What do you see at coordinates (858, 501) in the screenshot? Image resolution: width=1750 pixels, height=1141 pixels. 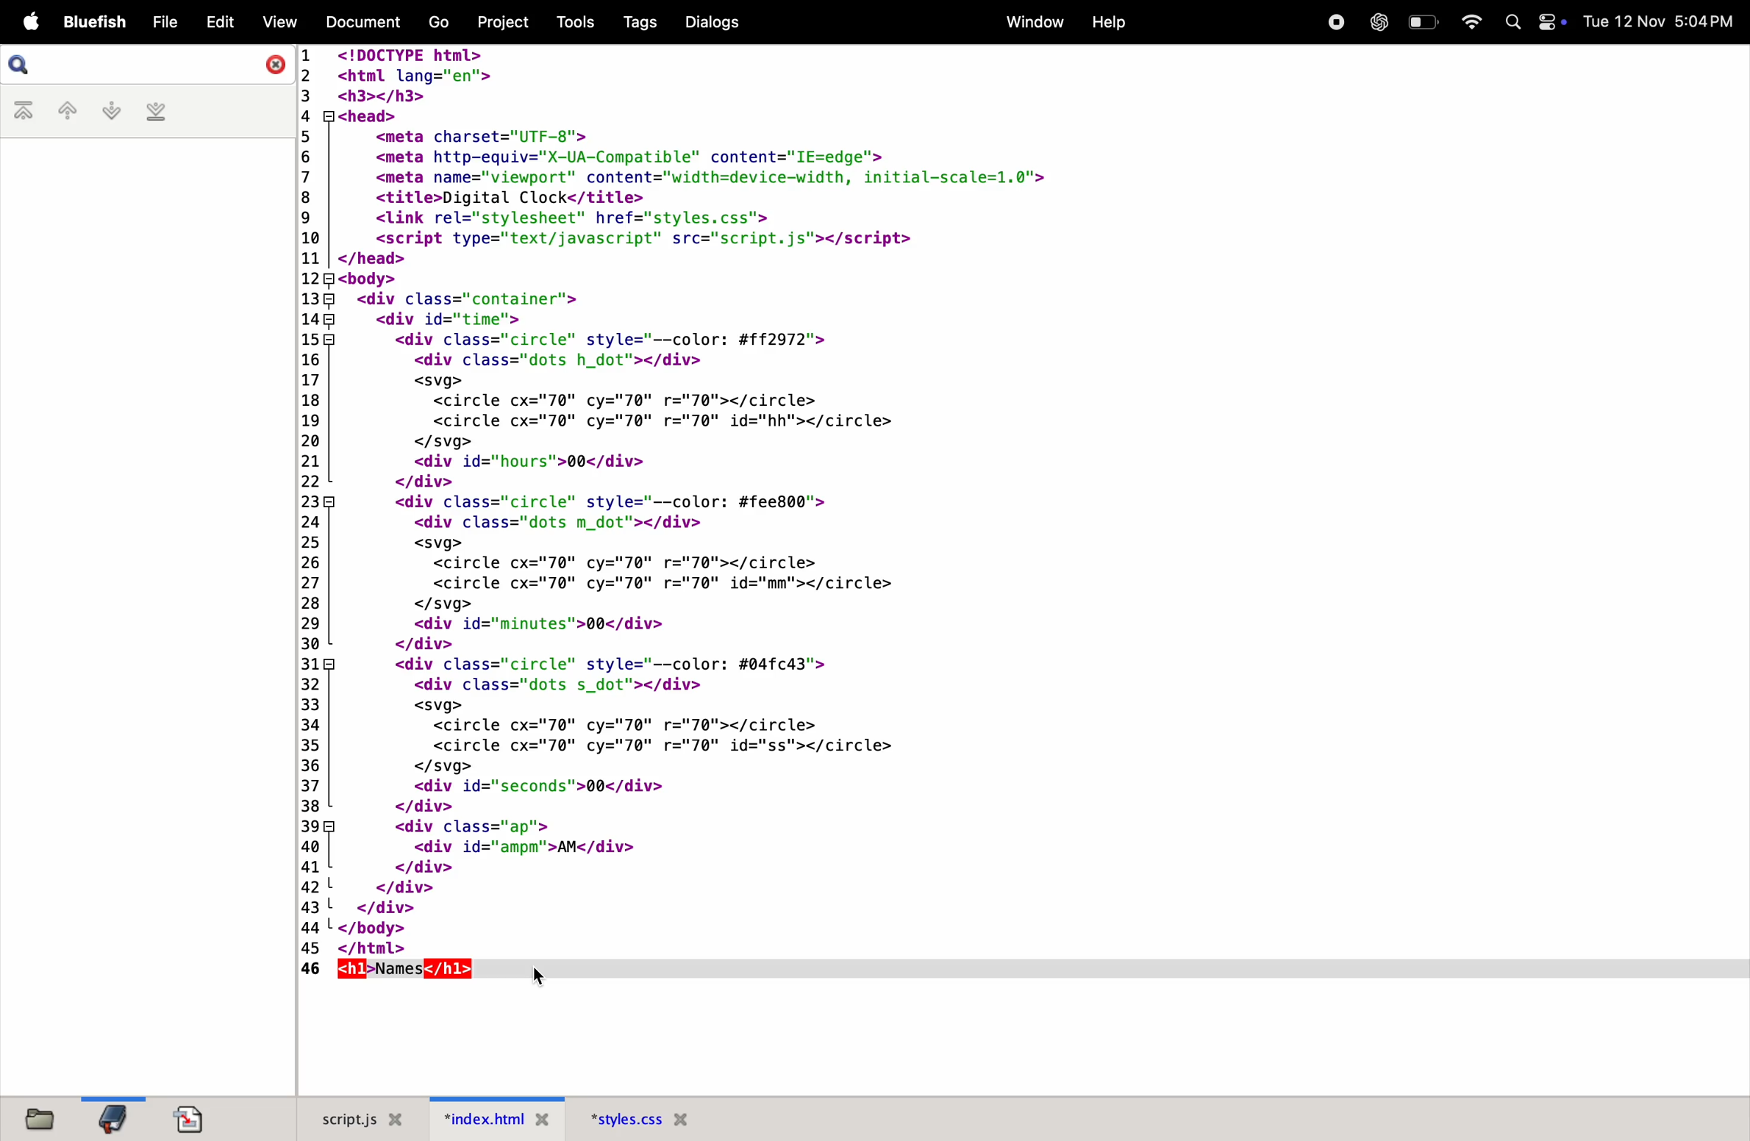 I see `code block` at bounding box center [858, 501].